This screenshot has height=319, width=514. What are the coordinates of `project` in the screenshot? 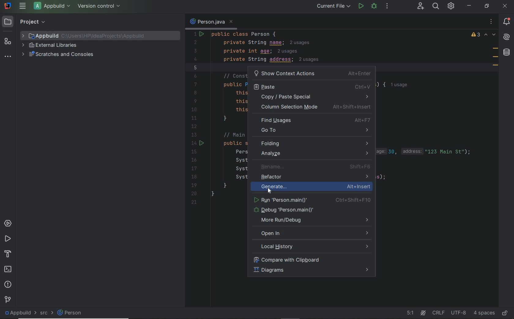 It's located at (26, 22).